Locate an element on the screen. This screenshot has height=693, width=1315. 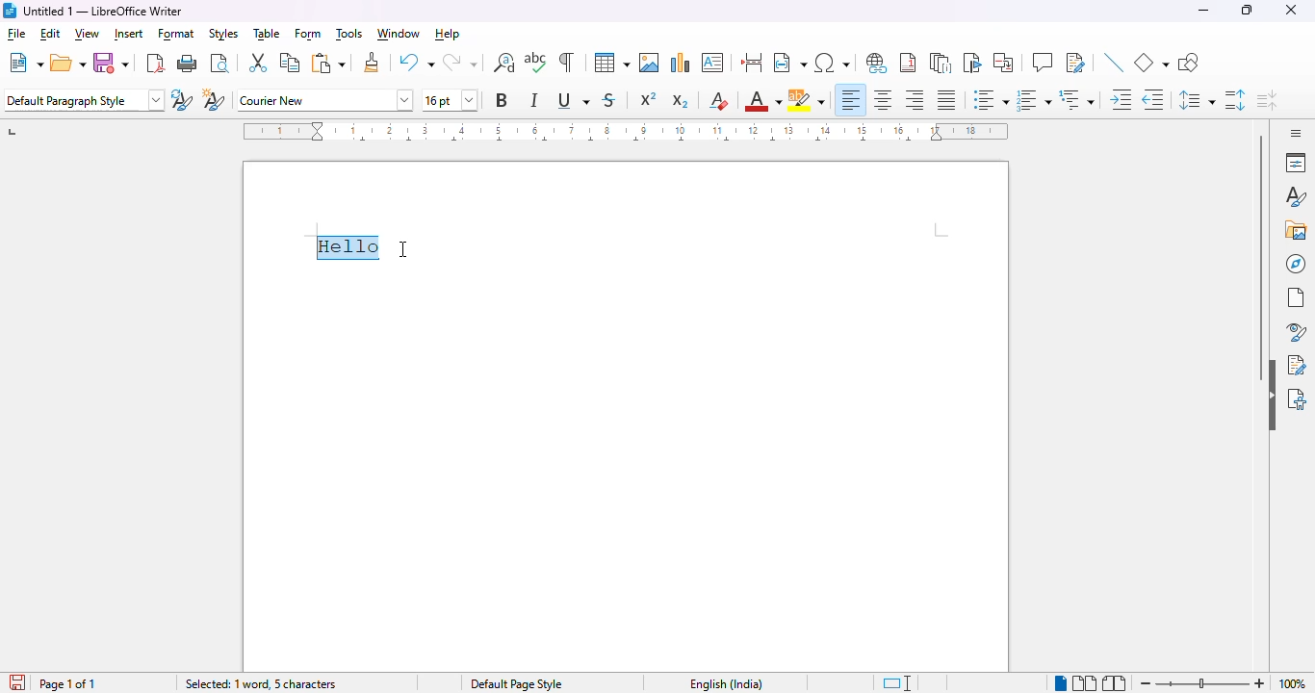
vertical scroll bar is located at coordinates (1261, 260).